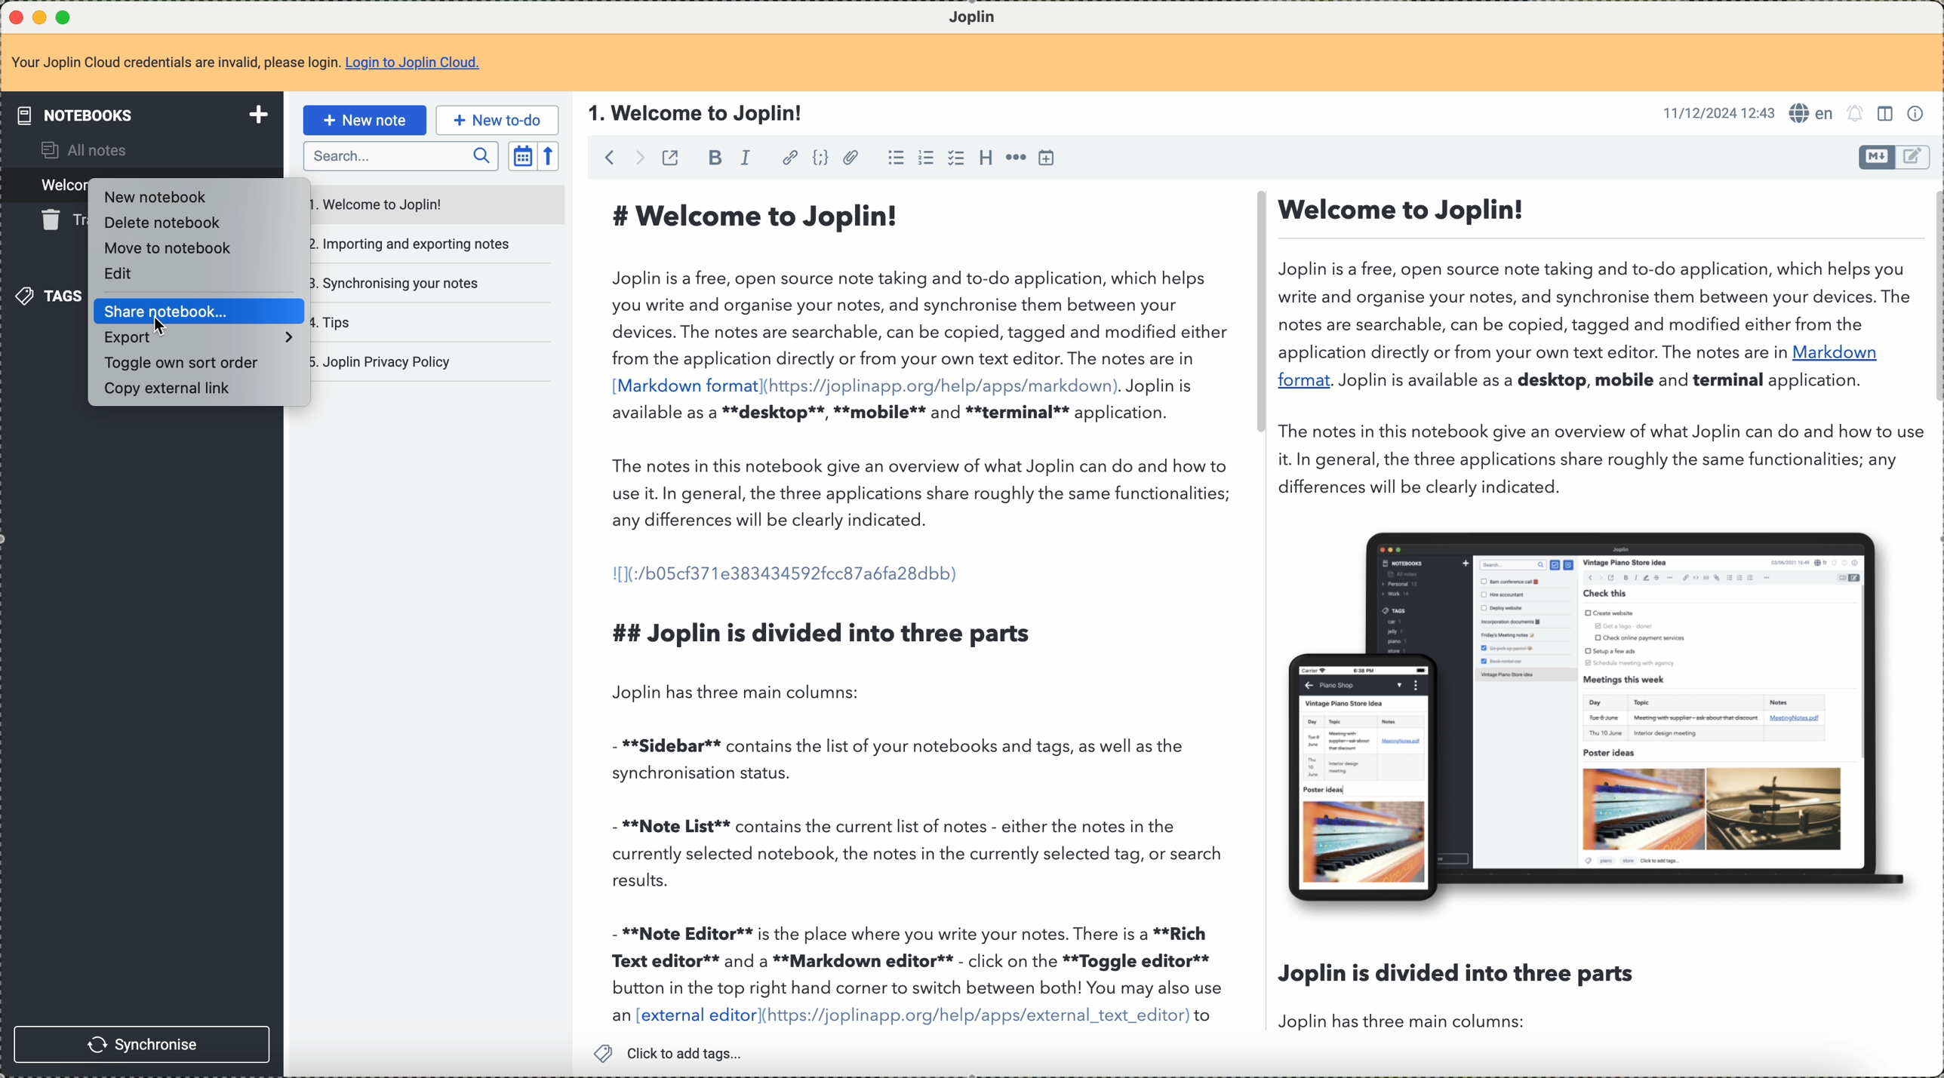 The image size is (1944, 1078). Describe the element at coordinates (612, 157) in the screenshot. I see `navigate back note` at that location.